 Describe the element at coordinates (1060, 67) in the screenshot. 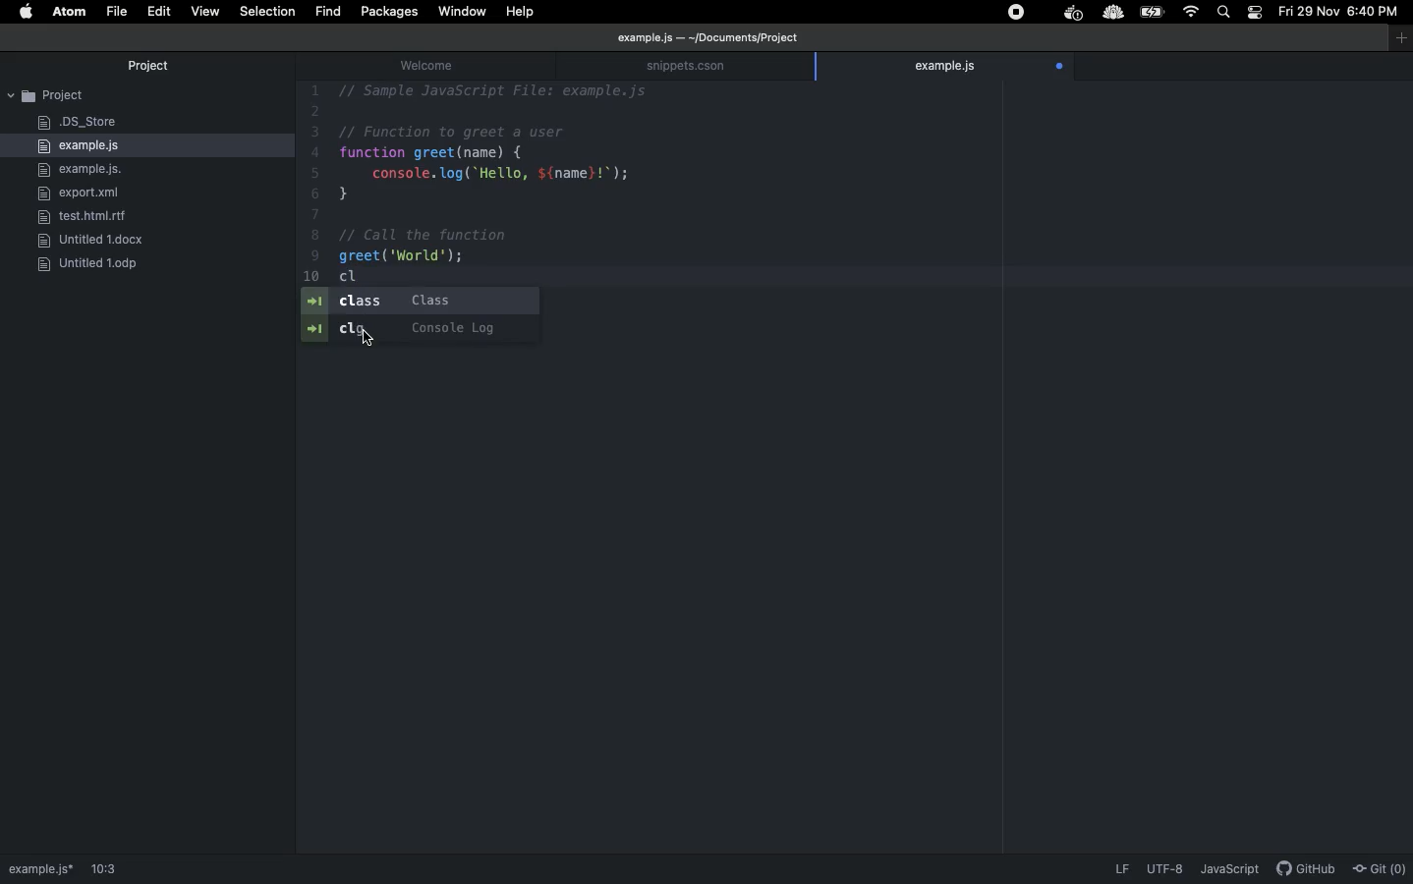

I see `open file tracking` at that location.